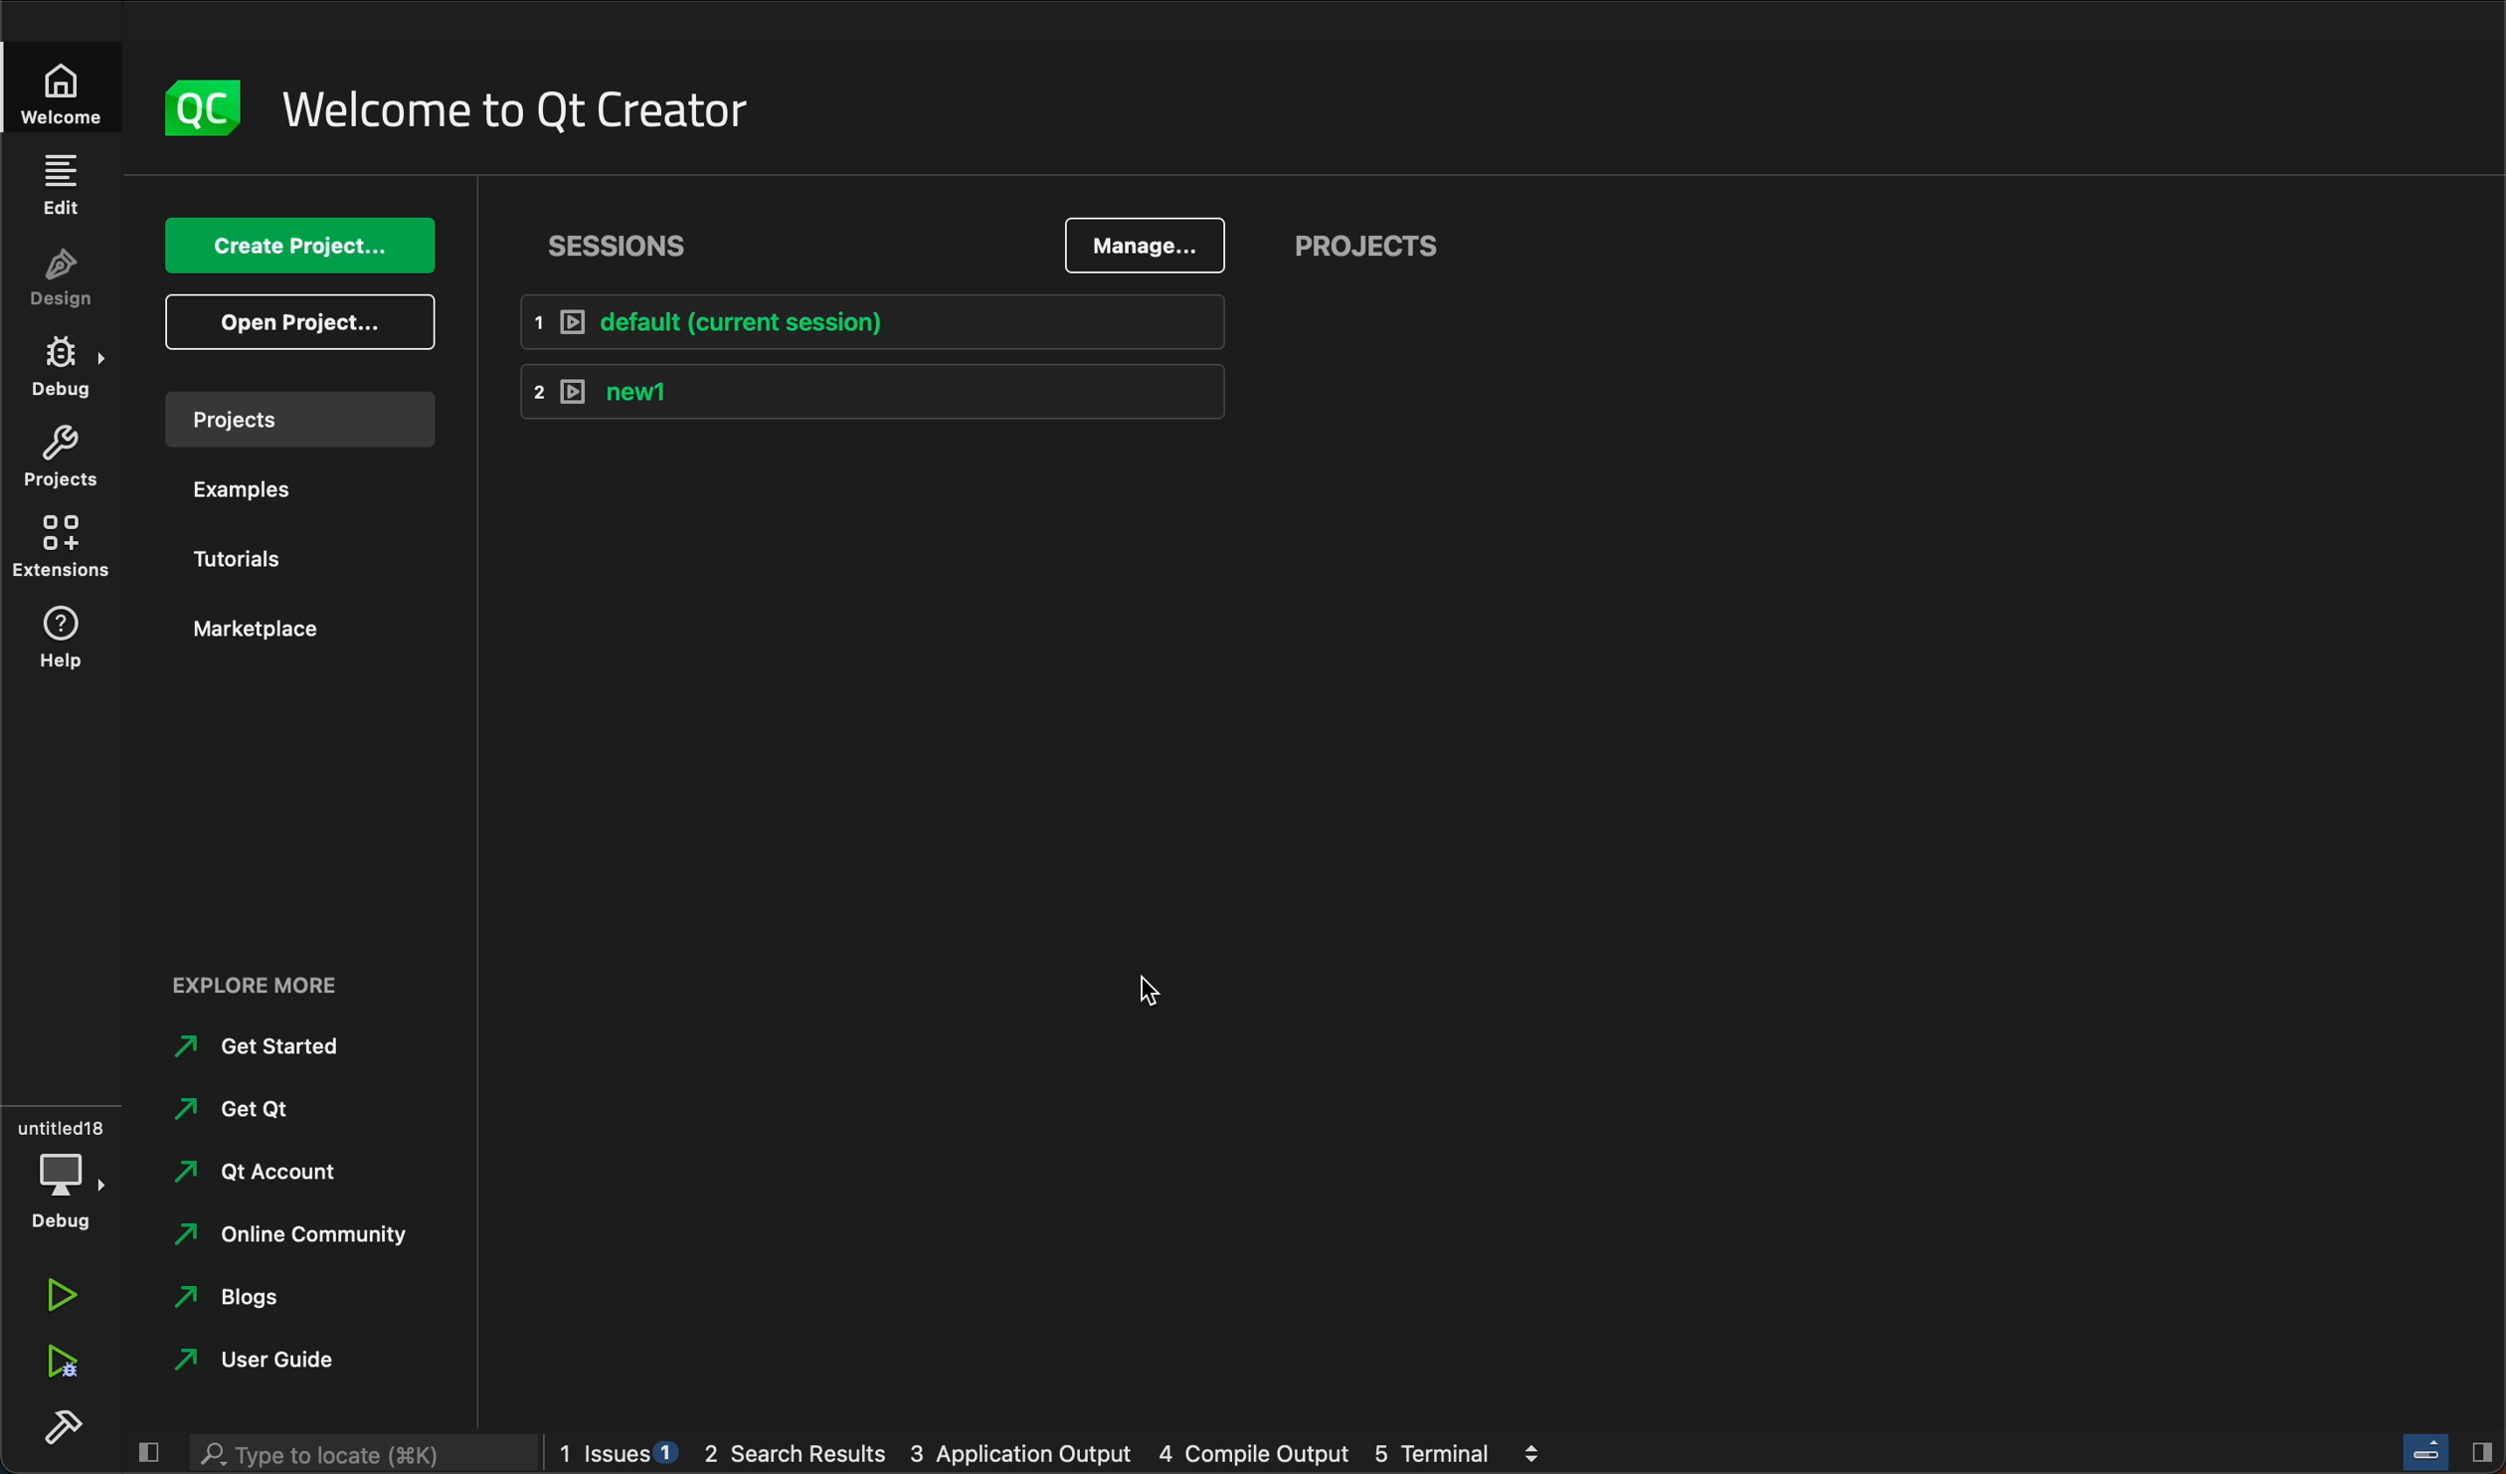 This screenshot has width=2506, height=1474. What do you see at coordinates (267, 984) in the screenshot?
I see `explore more` at bounding box center [267, 984].